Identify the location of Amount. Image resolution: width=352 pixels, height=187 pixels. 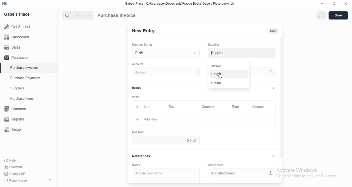
(259, 107).